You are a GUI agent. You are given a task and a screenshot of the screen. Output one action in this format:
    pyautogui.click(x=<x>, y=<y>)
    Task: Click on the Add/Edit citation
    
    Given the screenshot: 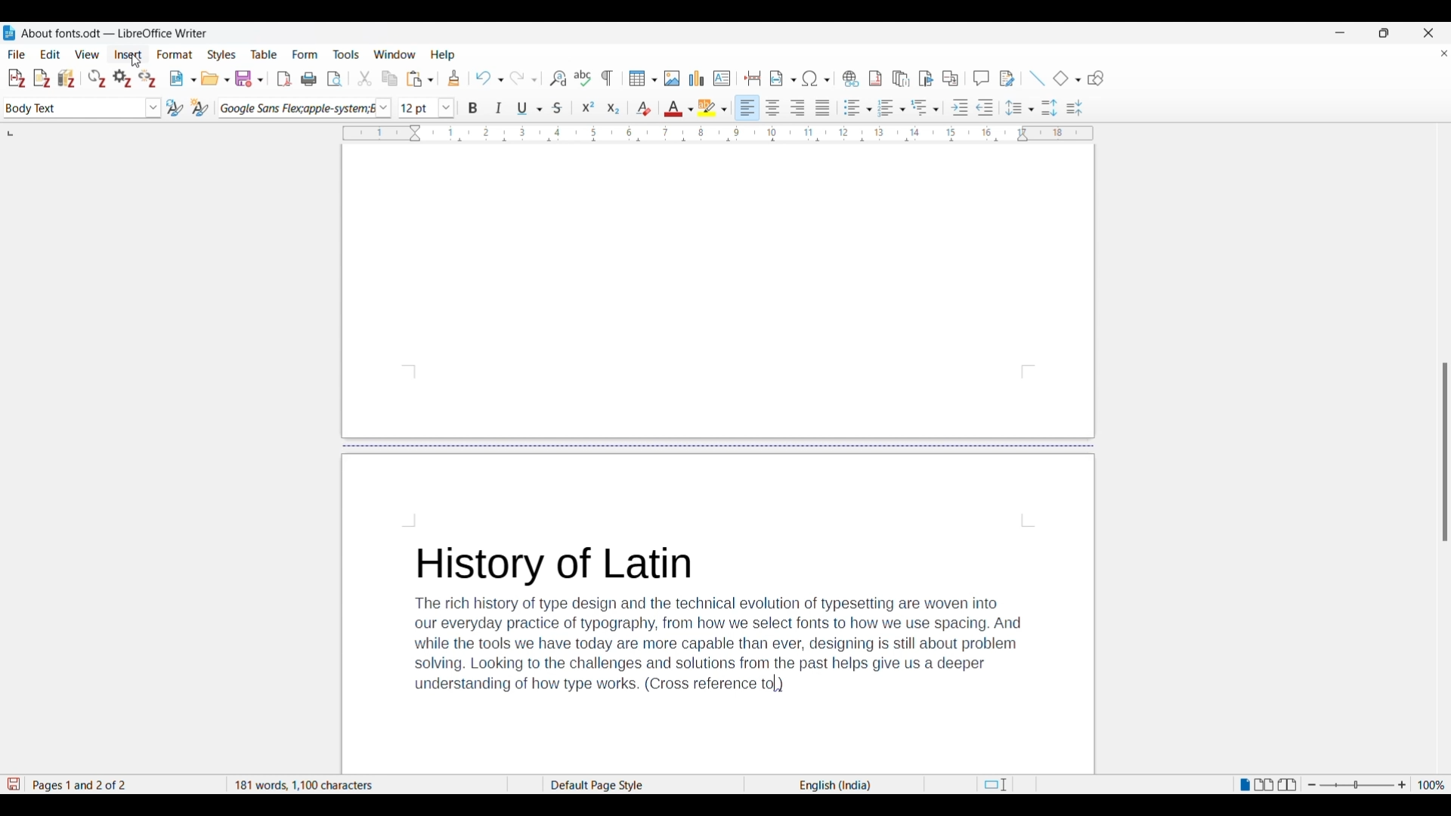 What is the action you would take?
    pyautogui.click(x=16, y=79)
    